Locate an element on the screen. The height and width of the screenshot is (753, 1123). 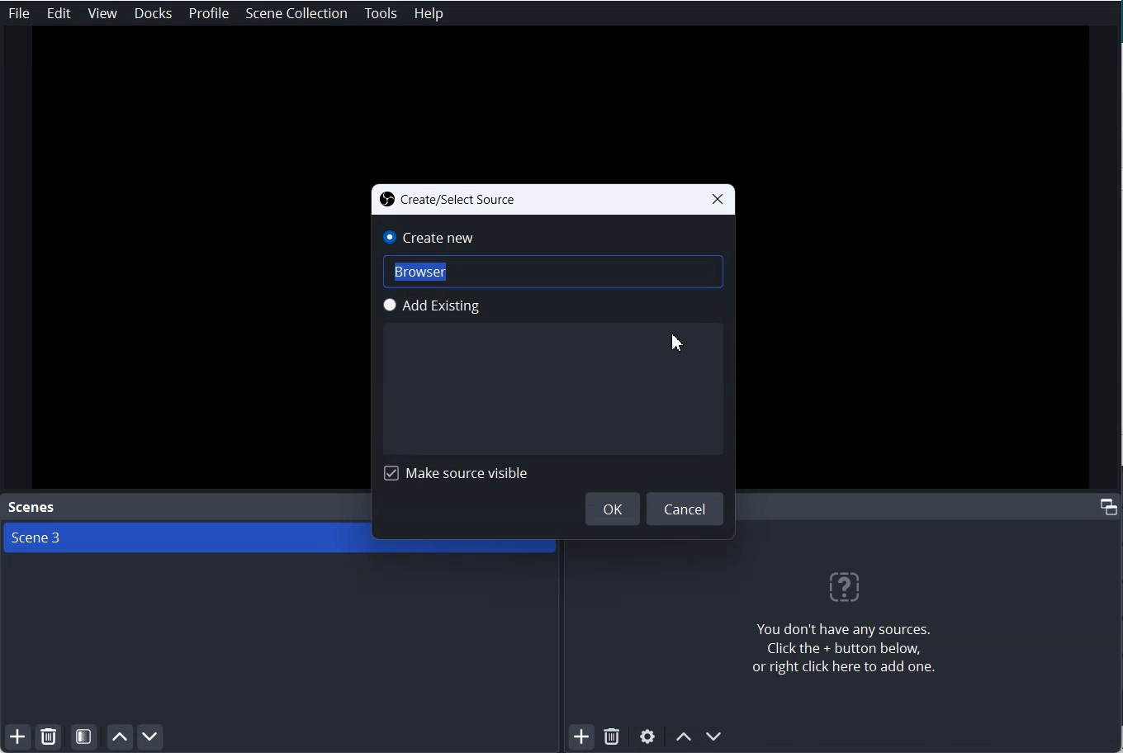
Cursor is located at coordinates (680, 342).